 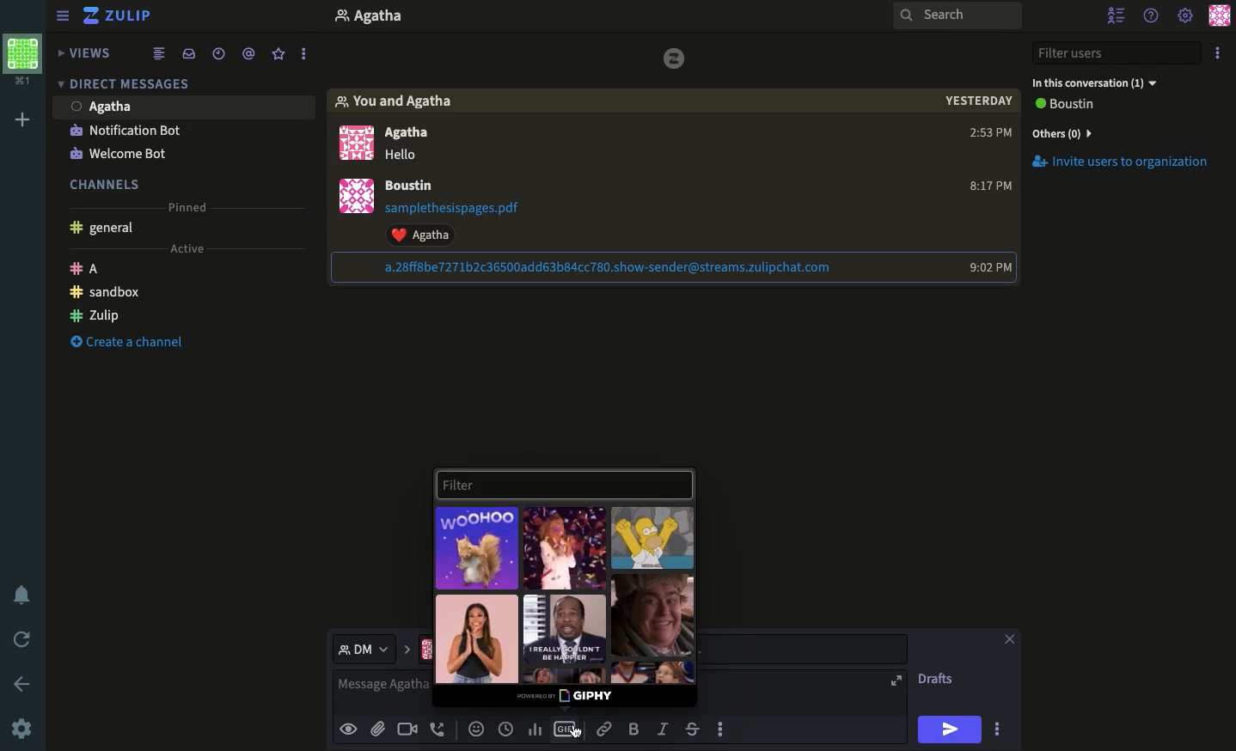 I want to click on GIF, so click(x=478, y=638).